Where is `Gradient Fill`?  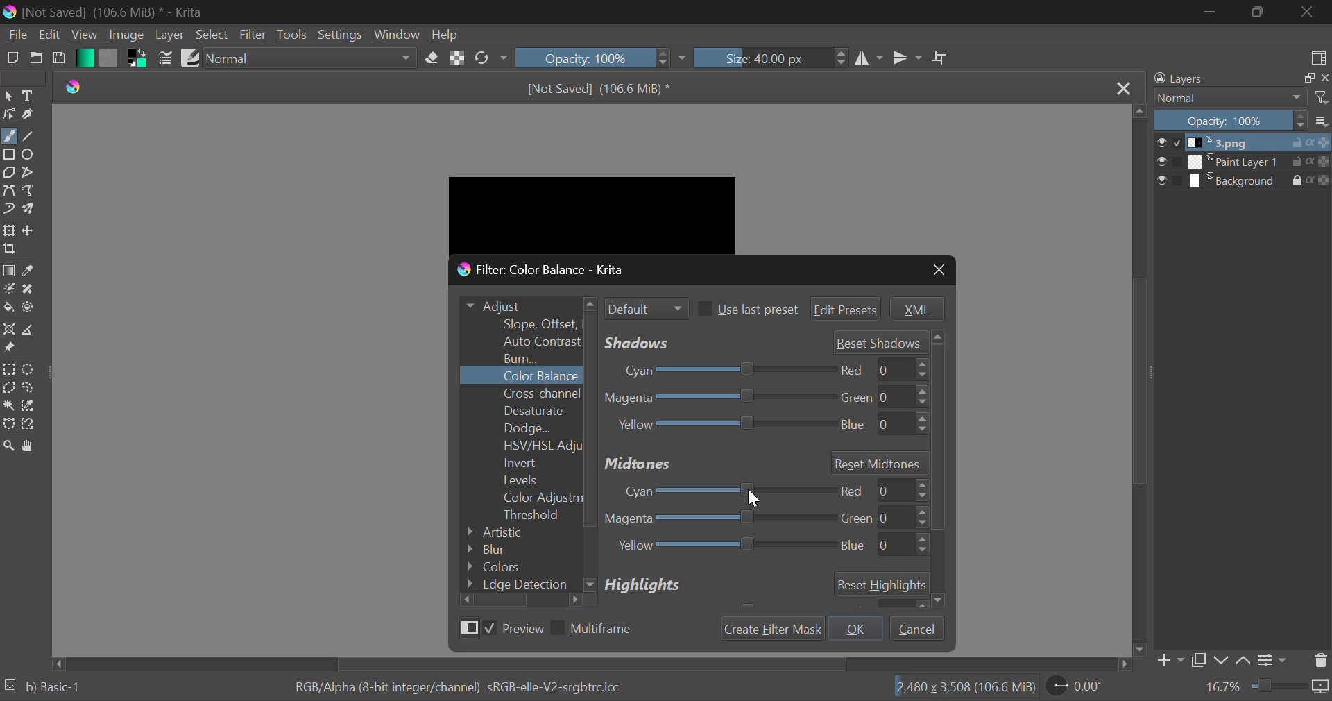 Gradient Fill is located at coordinates (9, 271).